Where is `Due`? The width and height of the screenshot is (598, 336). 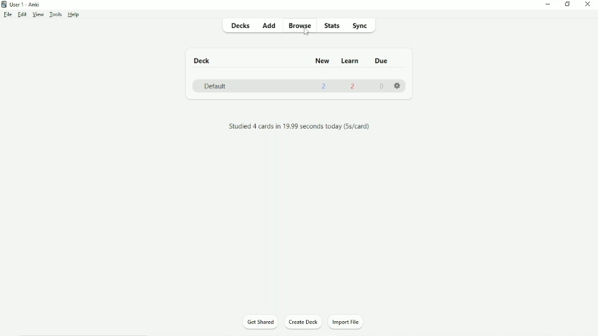 Due is located at coordinates (382, 61).